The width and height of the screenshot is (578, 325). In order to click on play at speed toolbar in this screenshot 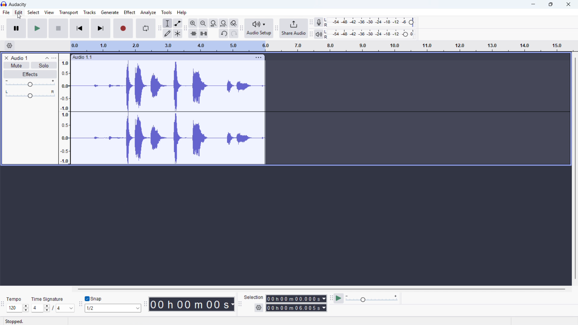, I will do `click(331, 299)`.